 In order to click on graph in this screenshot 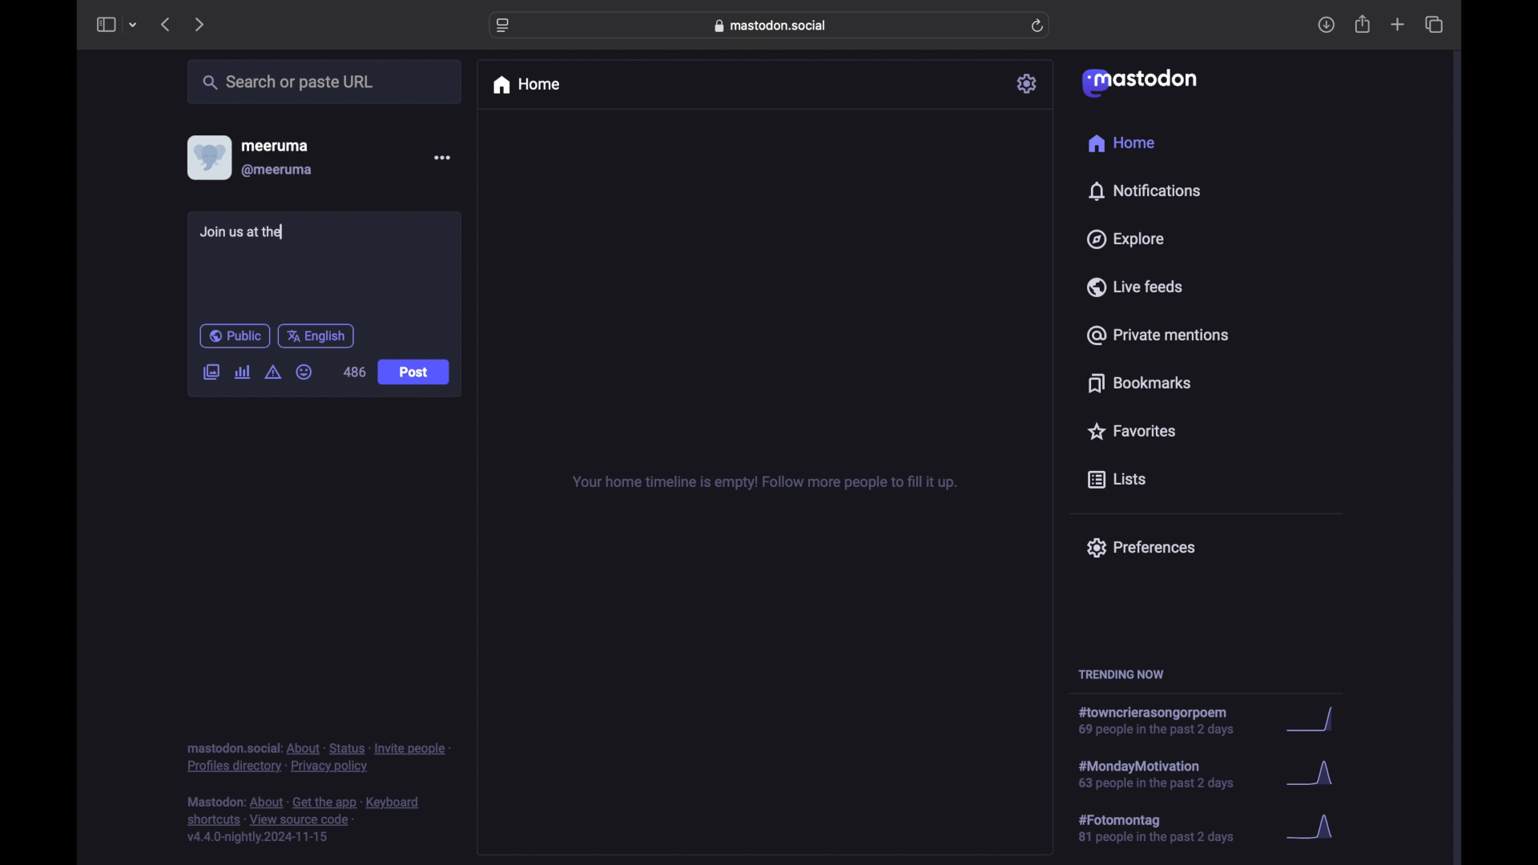, I will do `click(1315, 777)`.